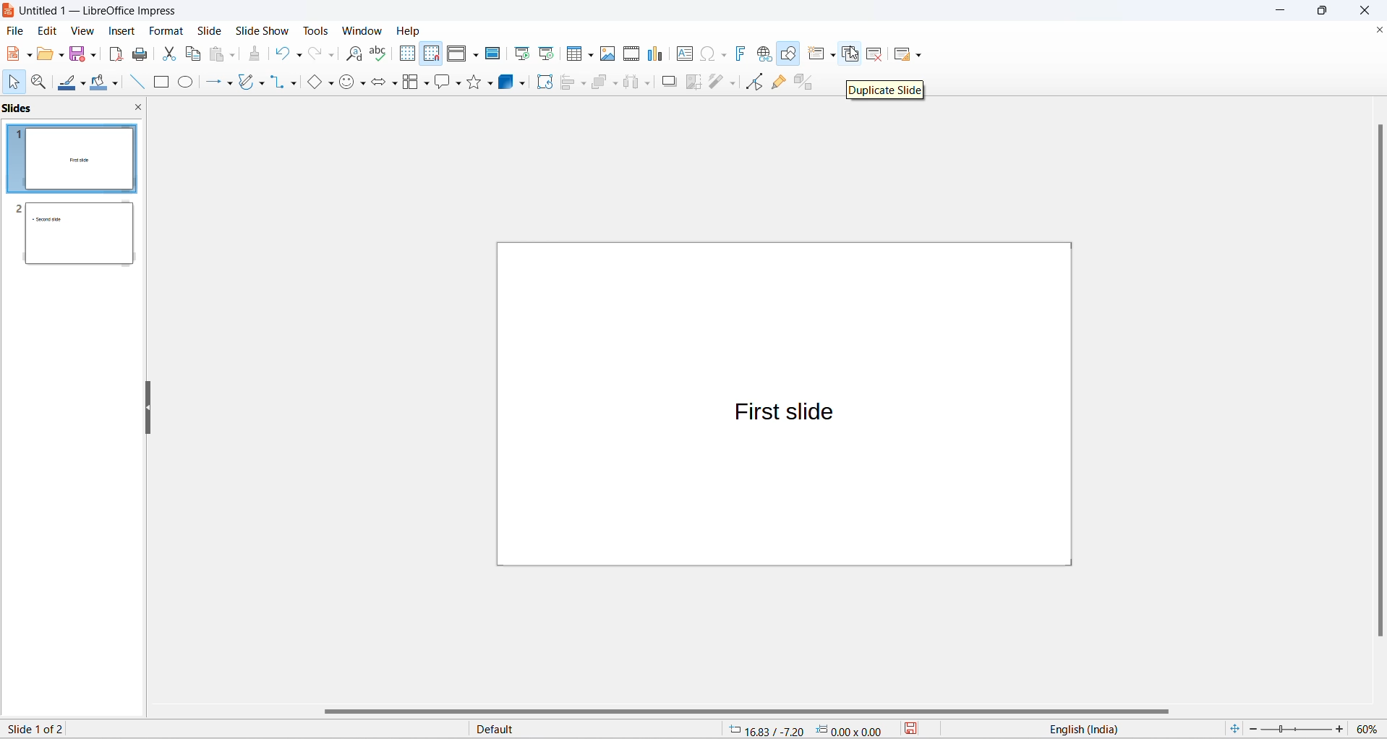  What do you see at coordinates (762, 54) in the screenshot?
I see `insert hyperlinks` at bounding box center [762, 54].